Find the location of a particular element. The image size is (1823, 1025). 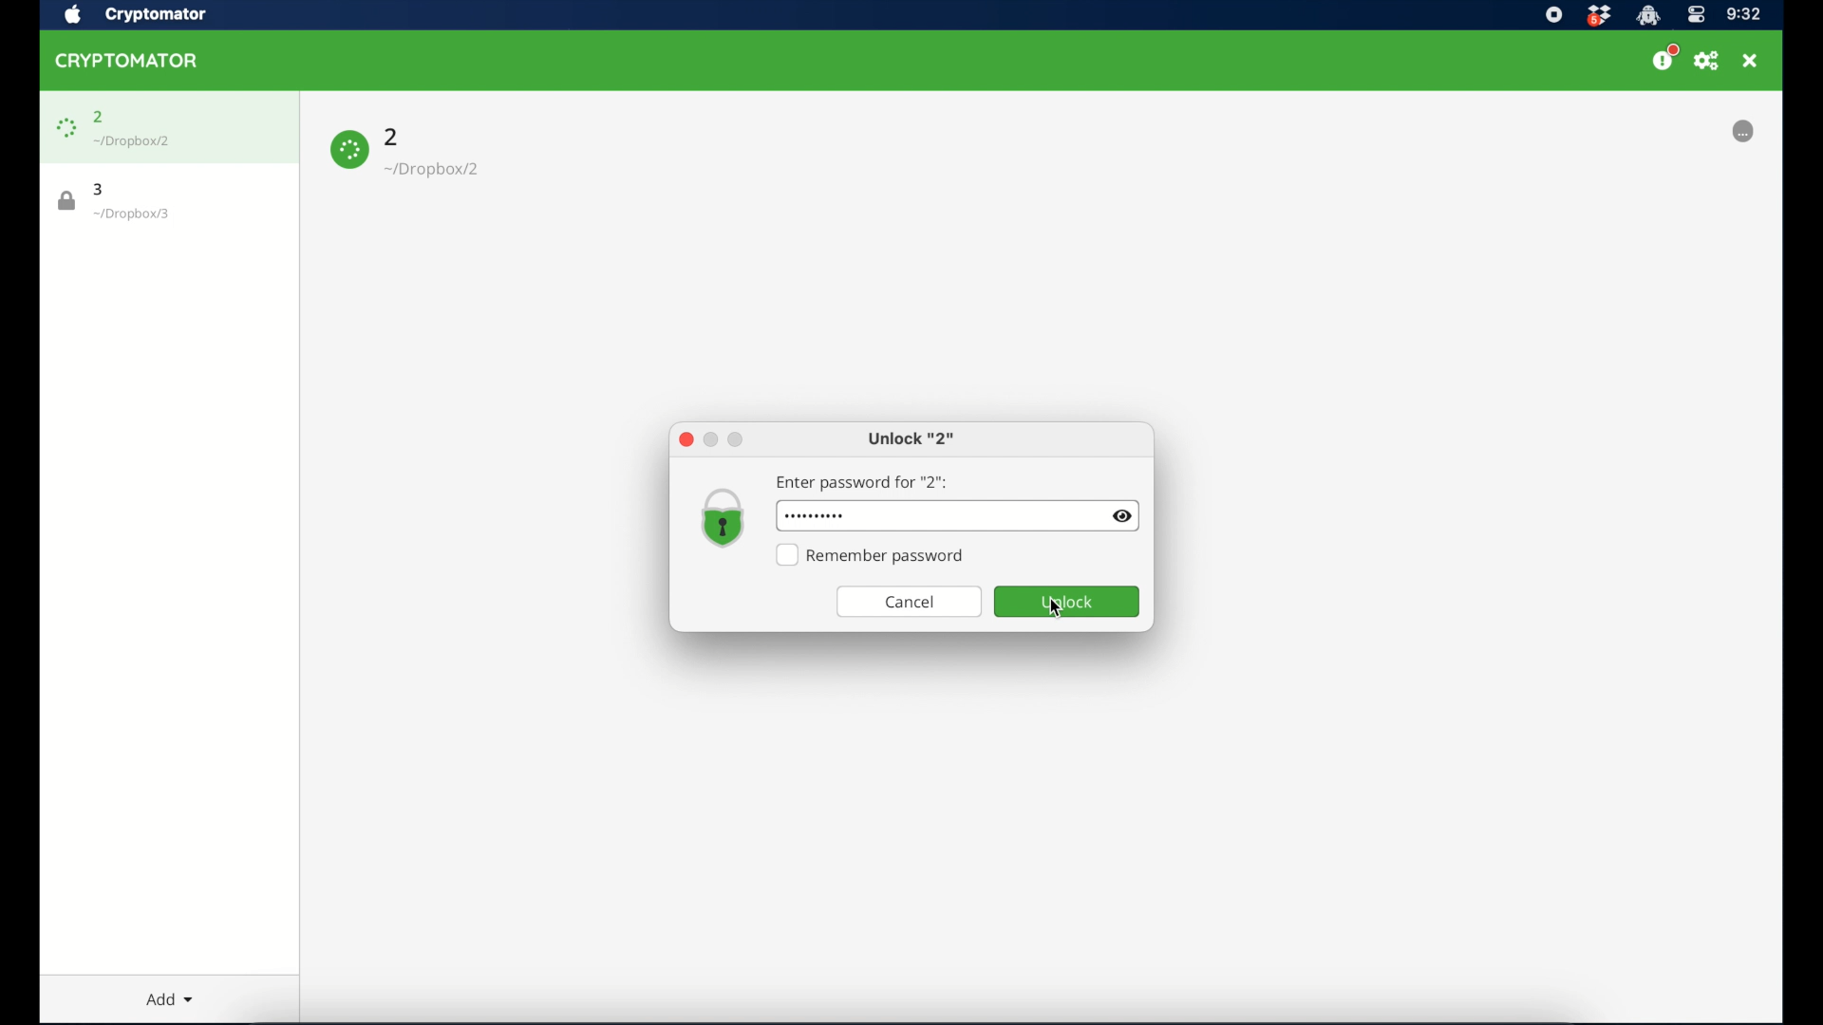

unlock 2 is located at coordinates (912, 439).